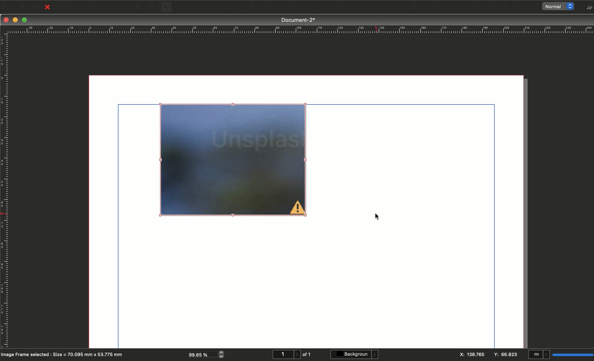 The height and width of the screenshot is (361, 594). Describe the element at coordinates (233, 159) in the screenshot. I see `Image in new position` at that location.